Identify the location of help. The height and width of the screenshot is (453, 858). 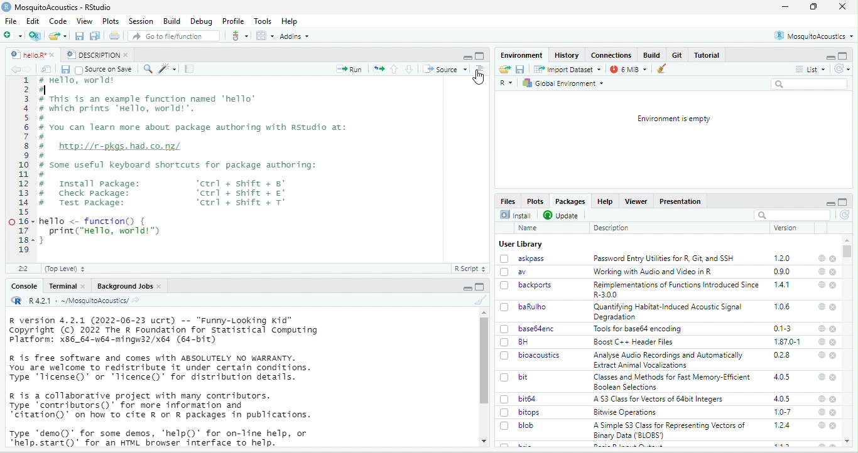
(820, 272).